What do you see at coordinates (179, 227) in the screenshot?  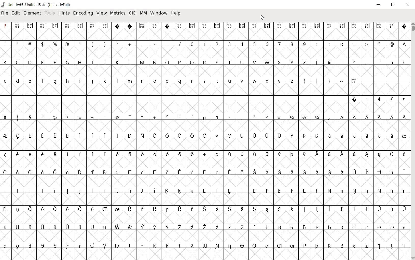 I see `Symbol` at bounding box center [179, 227].